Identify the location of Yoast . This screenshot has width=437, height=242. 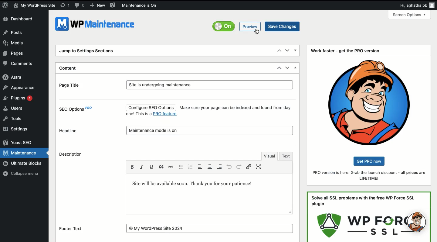
(113, 5).